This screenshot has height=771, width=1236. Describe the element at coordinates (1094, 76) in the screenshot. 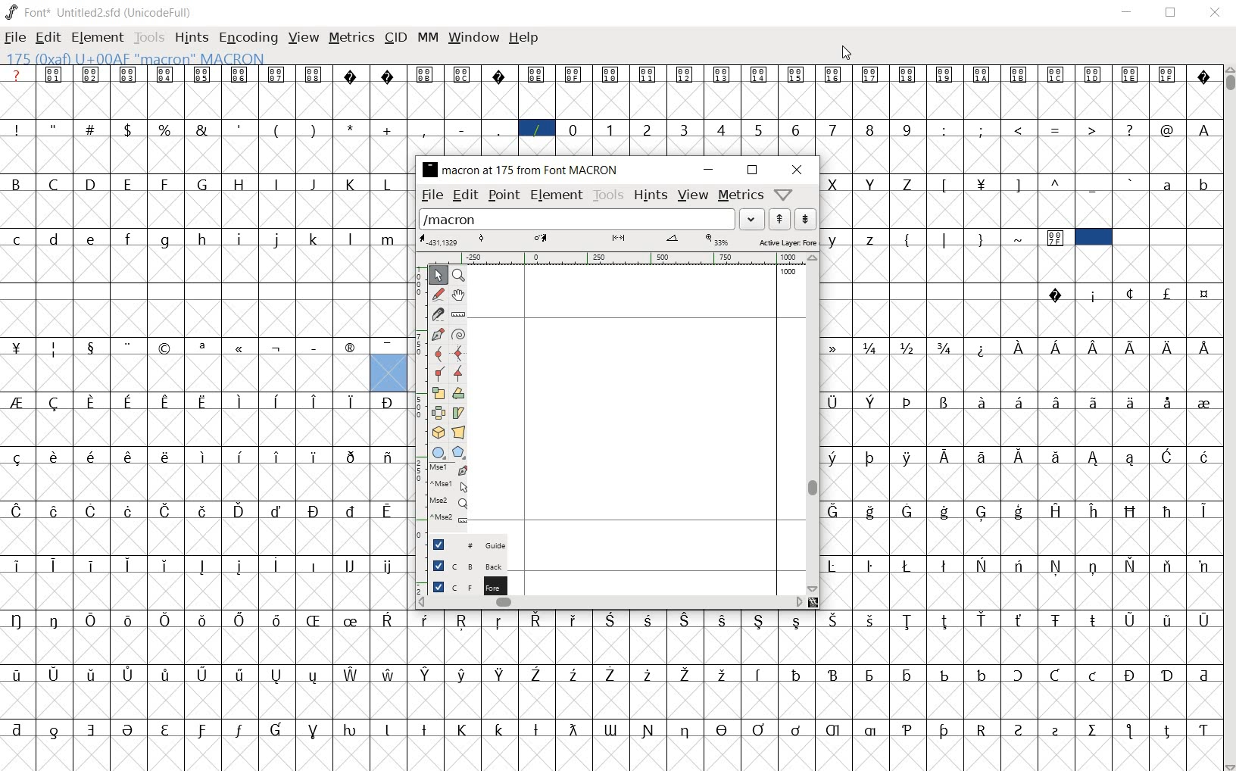

I see `Symbol` at that location.